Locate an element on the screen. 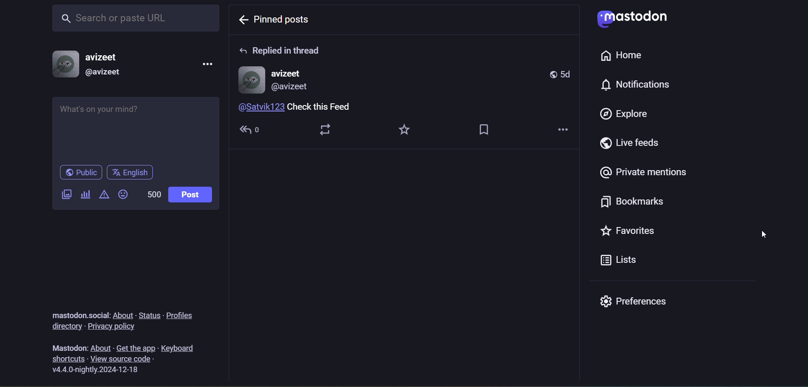  keyboard is located at coordinates (189, 347).